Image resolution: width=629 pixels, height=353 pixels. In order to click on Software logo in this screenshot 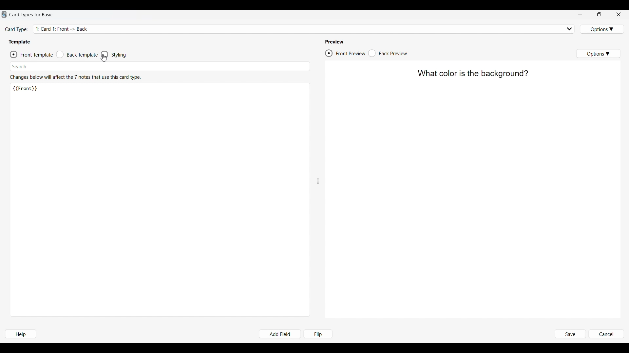, I will do `click(4, 14)`.